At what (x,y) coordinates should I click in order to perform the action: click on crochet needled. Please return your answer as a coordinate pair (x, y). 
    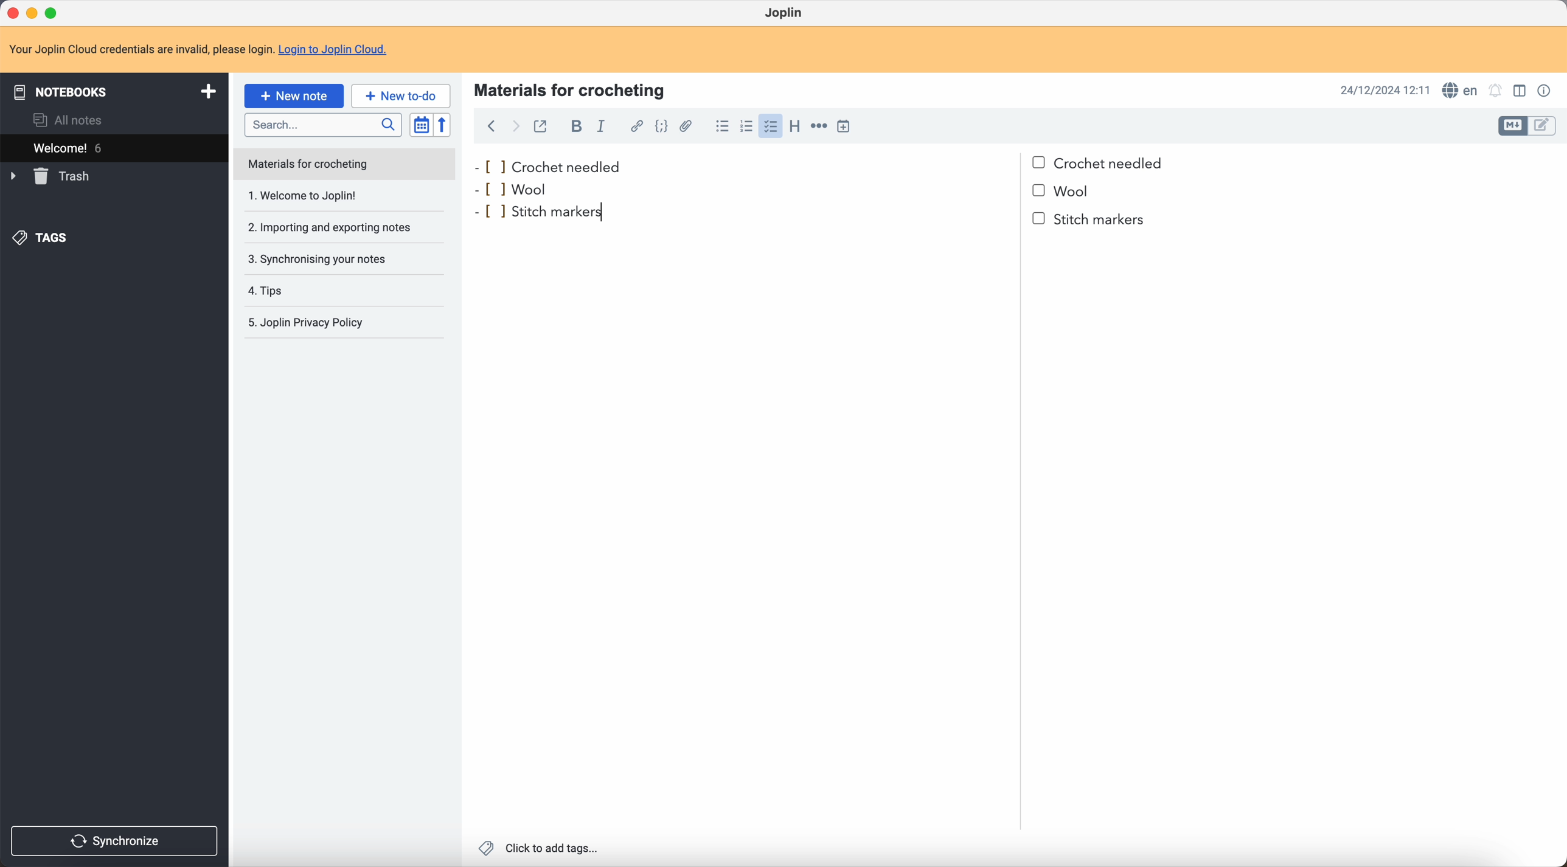
    Looking at the image, I should click on (822, 162).